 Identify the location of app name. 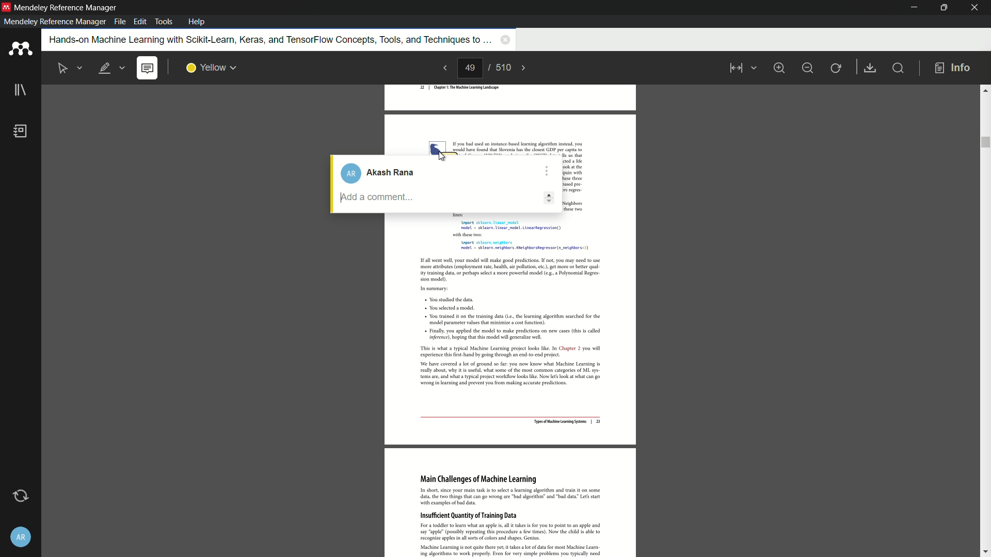
(66, 8).